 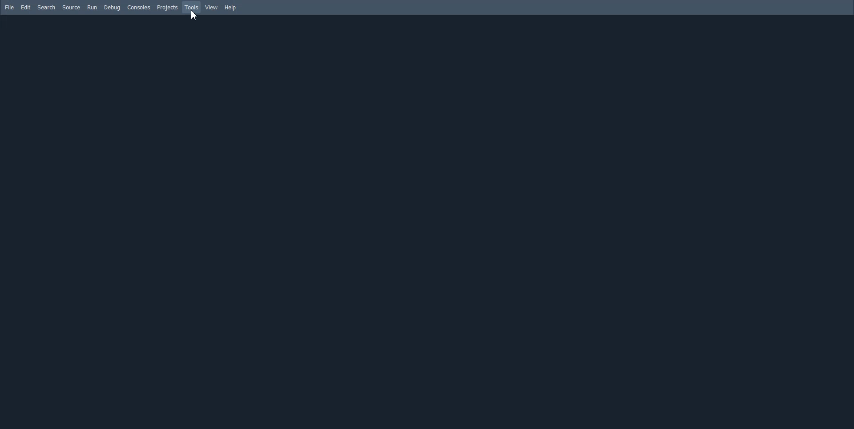 What do you see at coordinates (230, 8) in the screenshot?
I see `Help` at bounding box center [230, 8].